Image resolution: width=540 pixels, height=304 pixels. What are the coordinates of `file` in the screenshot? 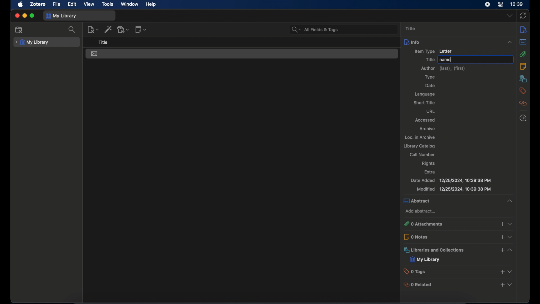 It's located at (57, 4).